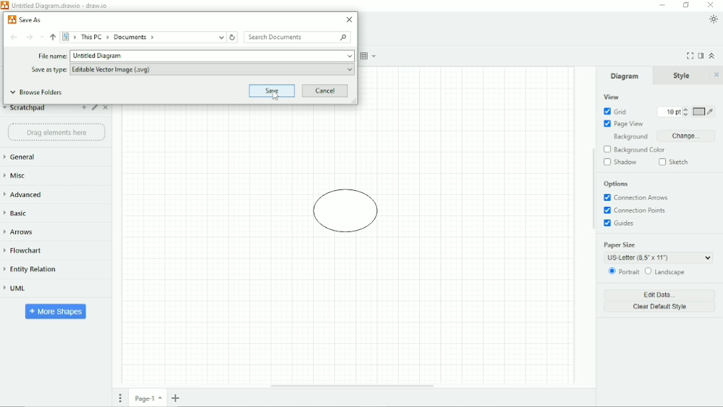 The image size is (723, 407). I want to click on Save as type: Editable Vector Image (.svg), so click(194, 69).